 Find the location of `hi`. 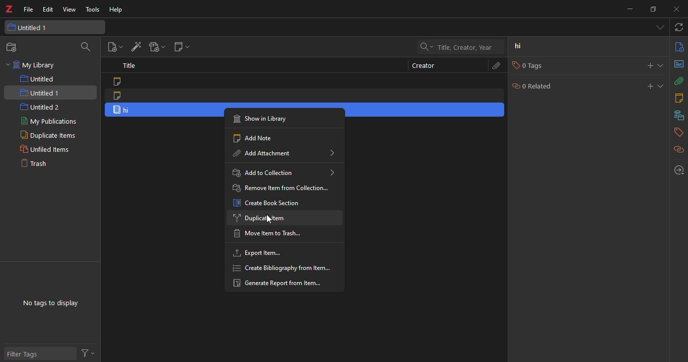

hi is located at coordinates (527, 47).